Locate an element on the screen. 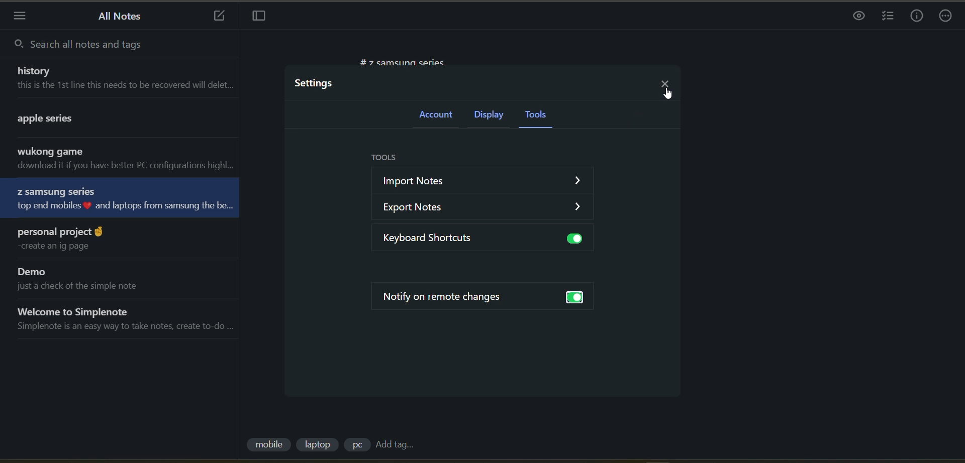  search all notes and tags is located at coordinates (106, 46).